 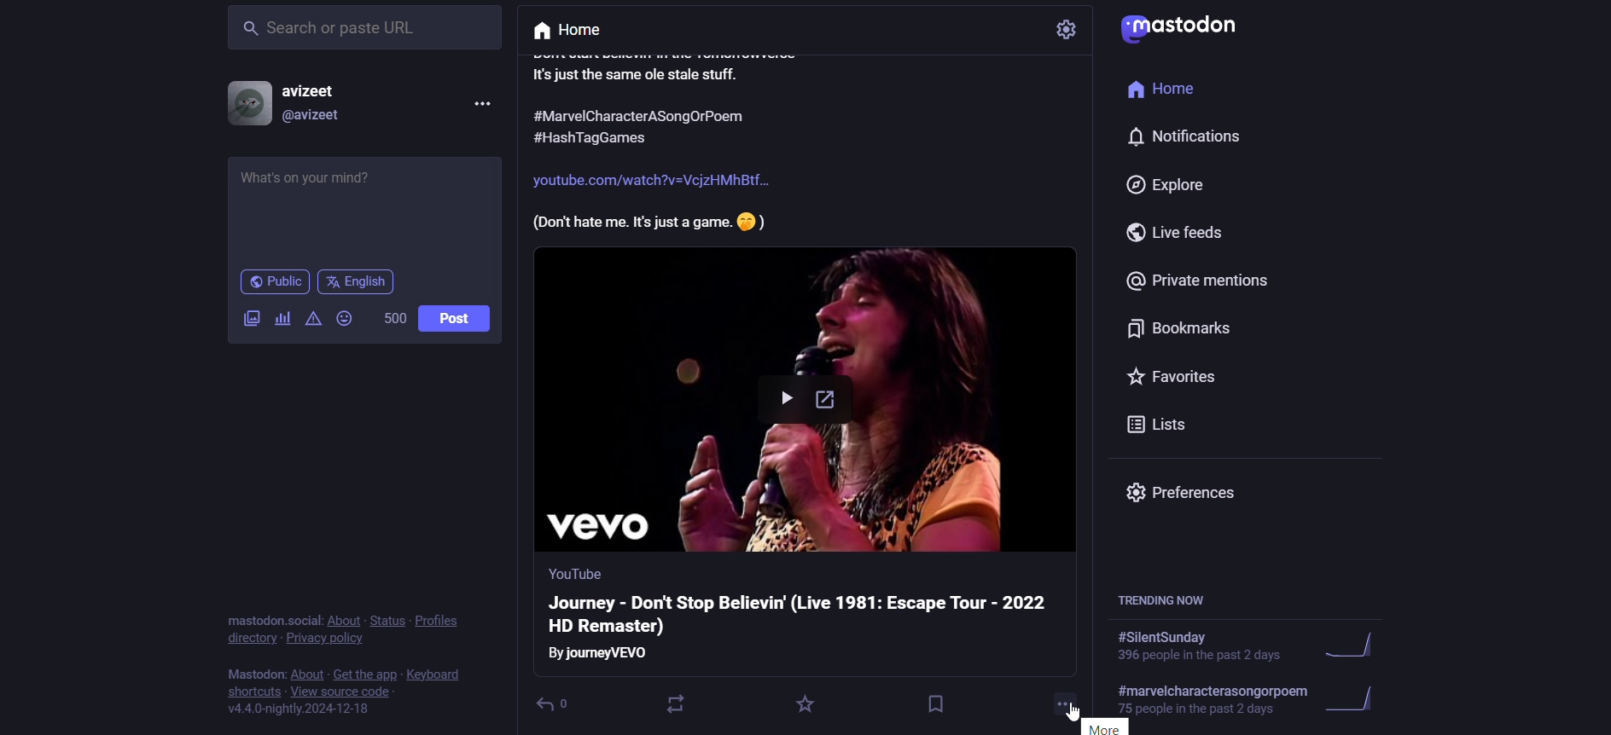 What do you see at coordinates (619, 137) in the screenshot?
I see `` at bounding box center [619, 137].